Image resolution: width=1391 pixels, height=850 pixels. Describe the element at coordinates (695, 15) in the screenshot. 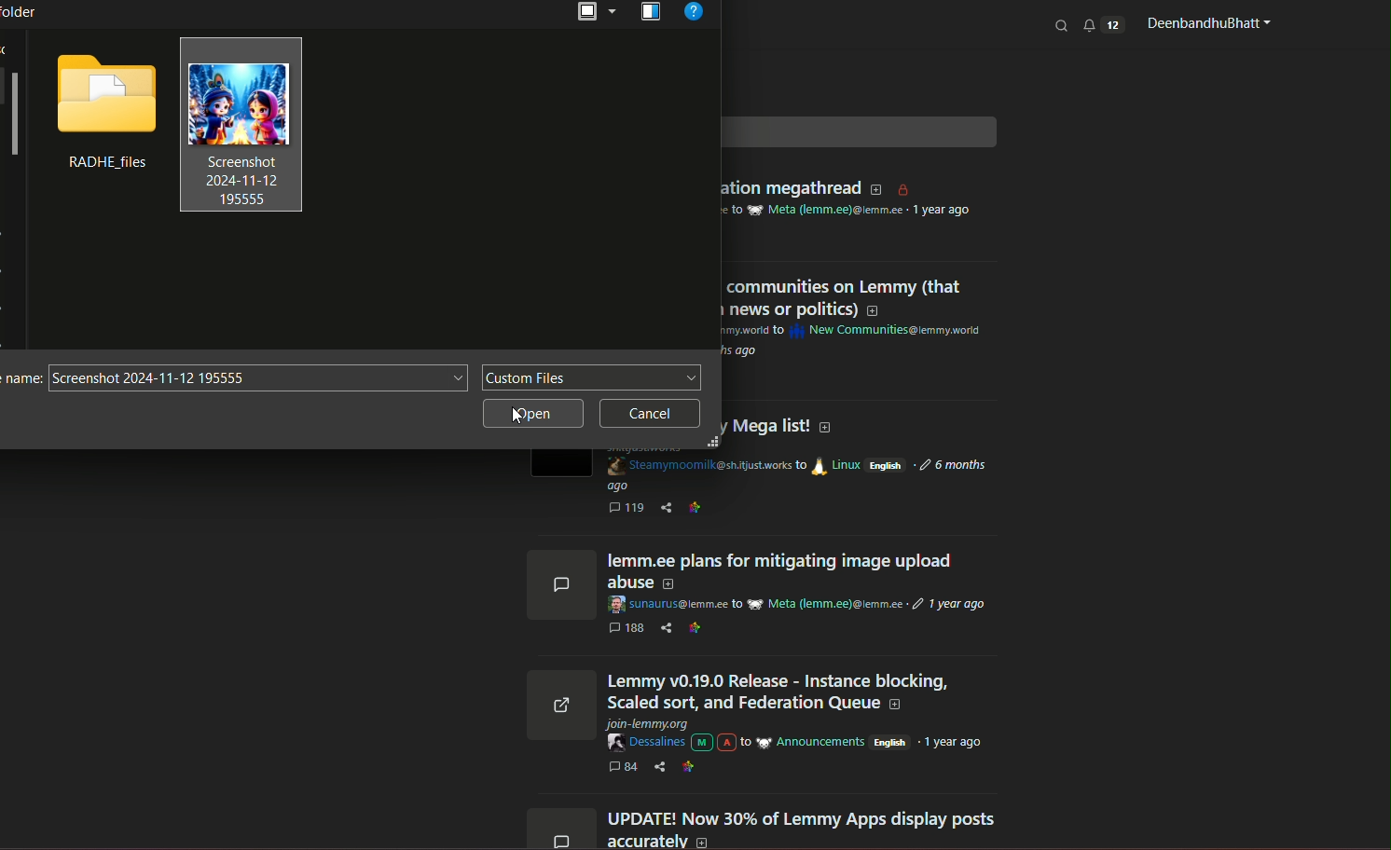

I see `help` at that location.